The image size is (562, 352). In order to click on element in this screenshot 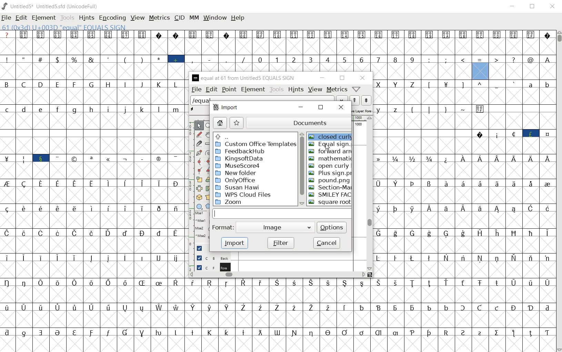, I will do `click(252, 89)`.